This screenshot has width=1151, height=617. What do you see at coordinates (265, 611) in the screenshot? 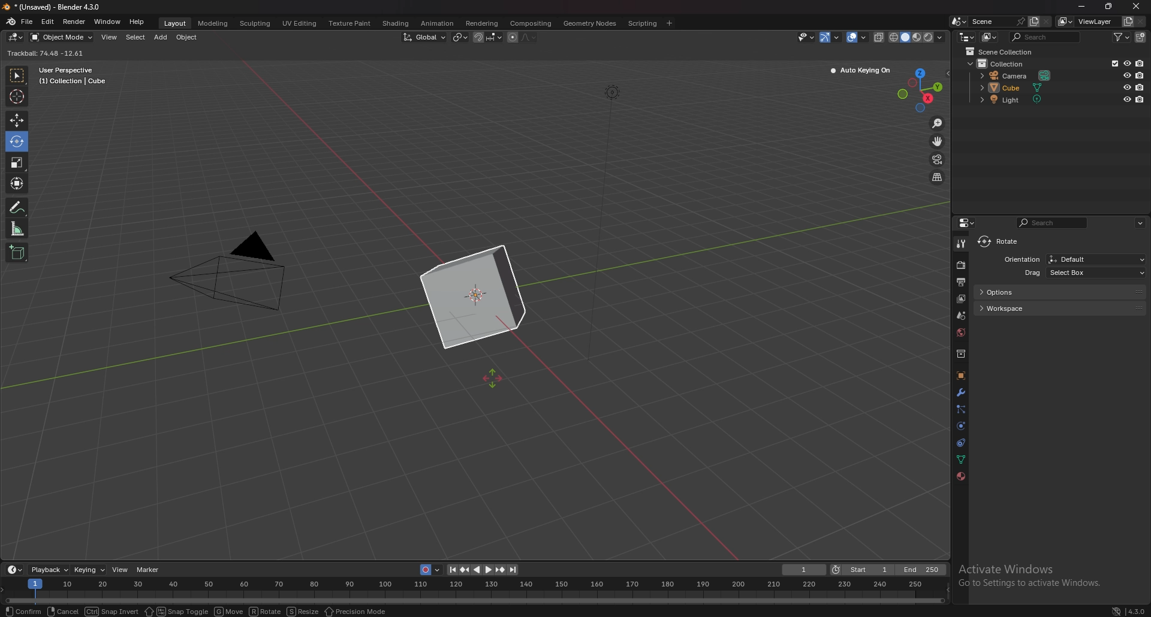
I see `Rotate` at bounding box center [265, 611].